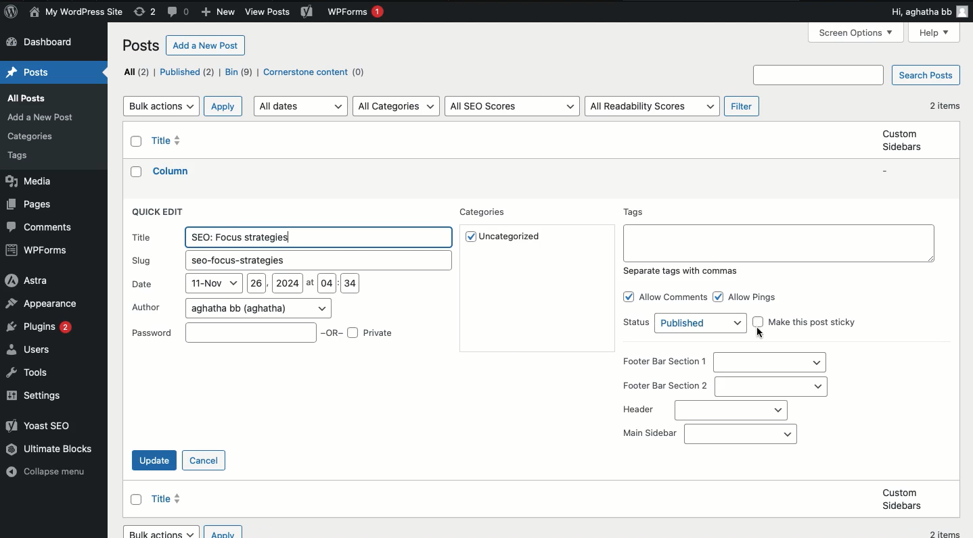 Image resolution: width=973 pixels, height=538 pixels. Describe the element at coordinates (744, 107) in the screenshot. I see `Filter` at that location.